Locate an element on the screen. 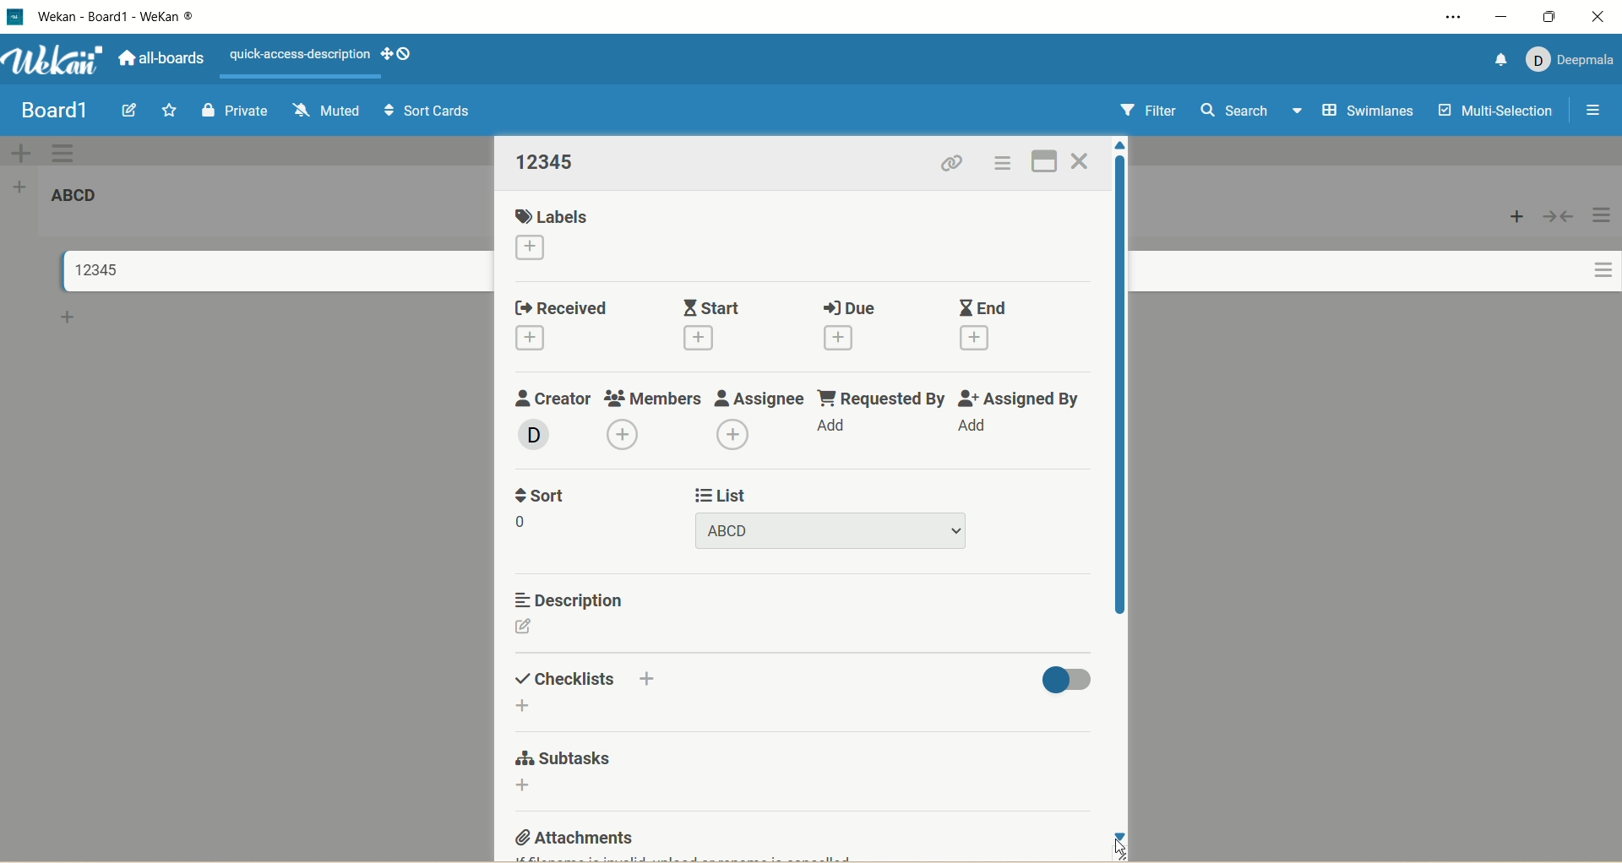  attachments is located at coordinates (572, 841).